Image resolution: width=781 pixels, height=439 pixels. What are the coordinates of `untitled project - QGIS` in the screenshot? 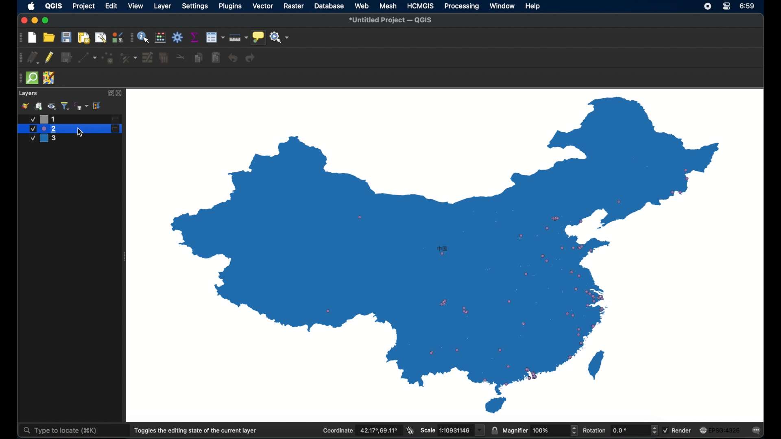 It's located at (390, 20).